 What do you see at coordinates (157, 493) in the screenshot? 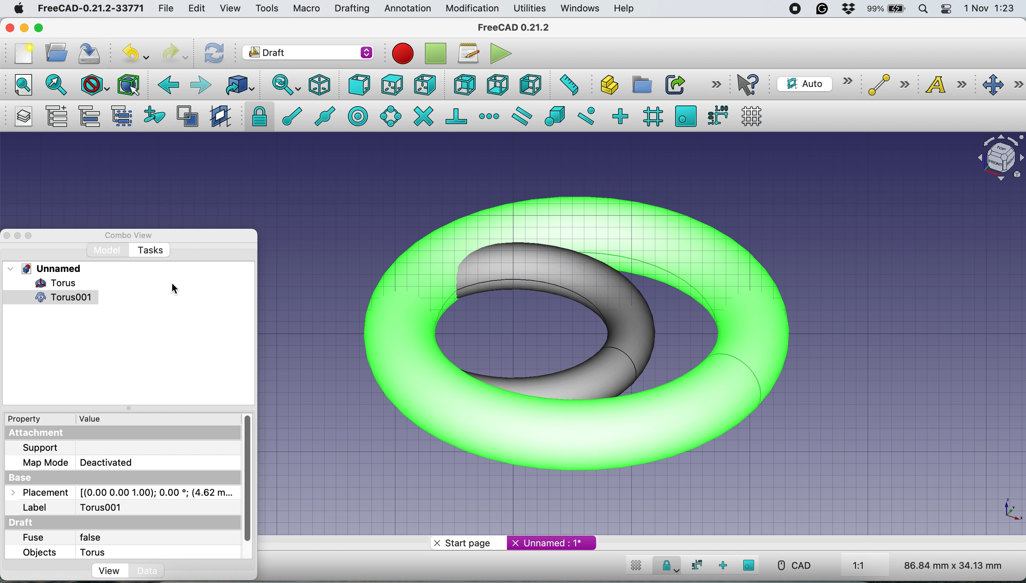
I see `Axis, Angle, Position` at bounding box center [157, 493].